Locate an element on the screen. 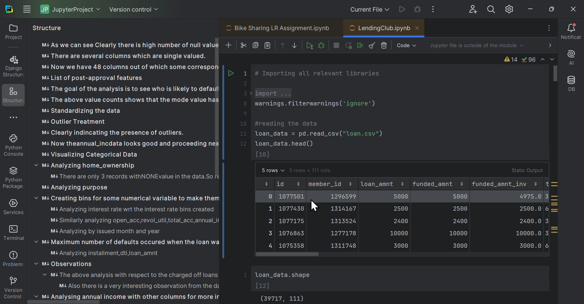 The image size is (584, 304). Static output is located at coordinates (402, 209).